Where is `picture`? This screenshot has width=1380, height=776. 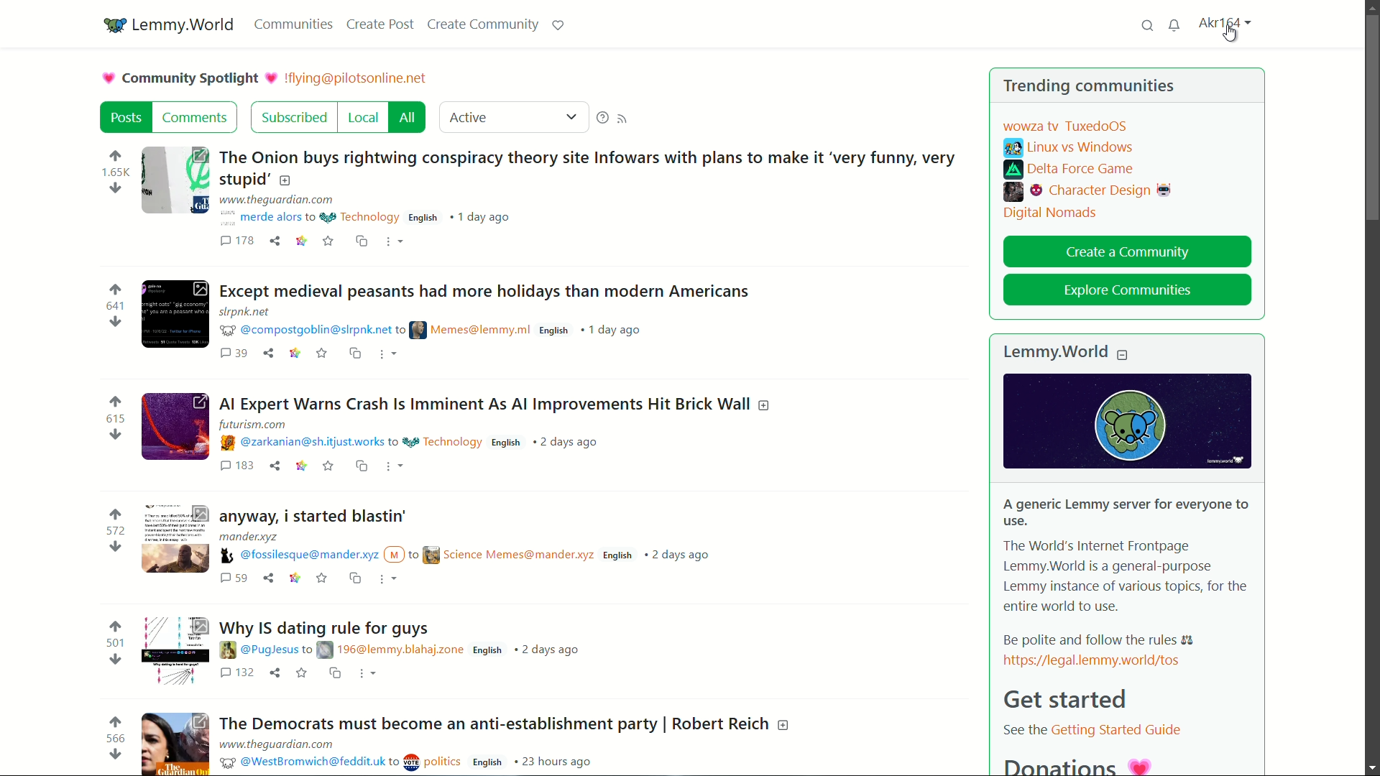
picture is located at coordinates (110, 79).